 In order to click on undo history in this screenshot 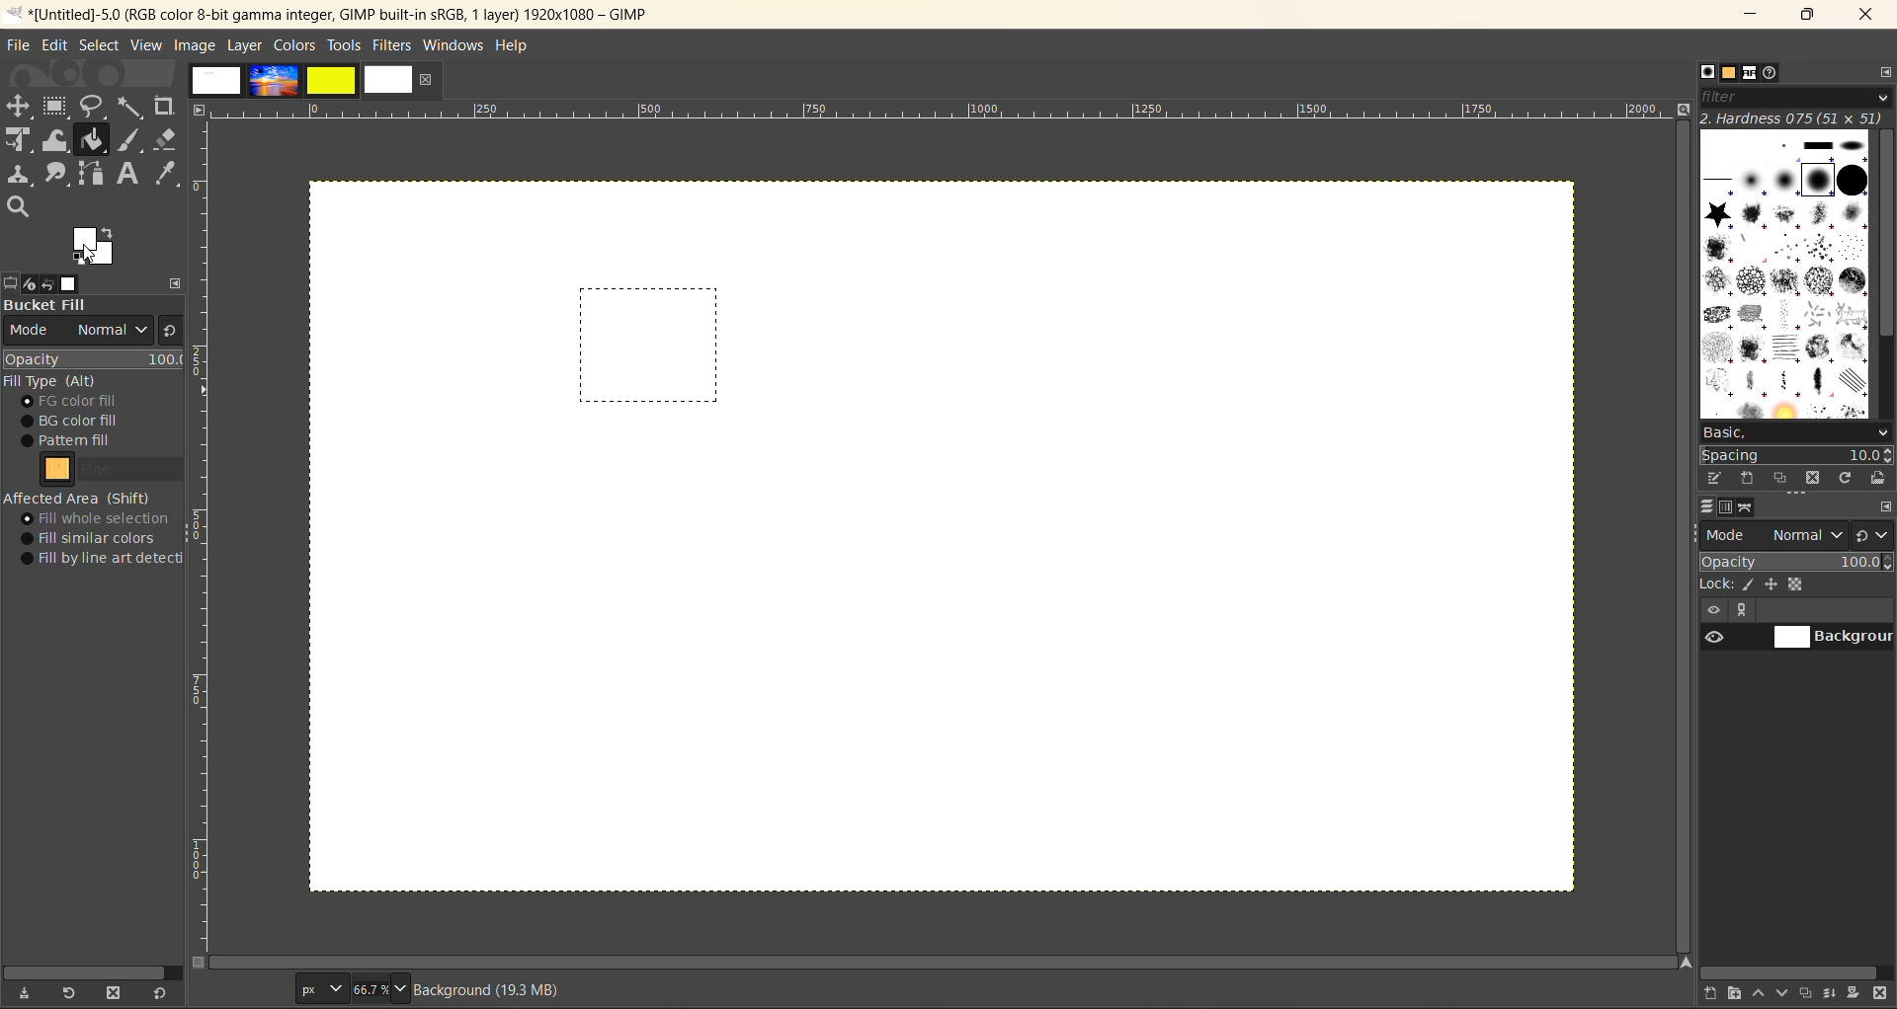, I will do `click(44, 283)`.